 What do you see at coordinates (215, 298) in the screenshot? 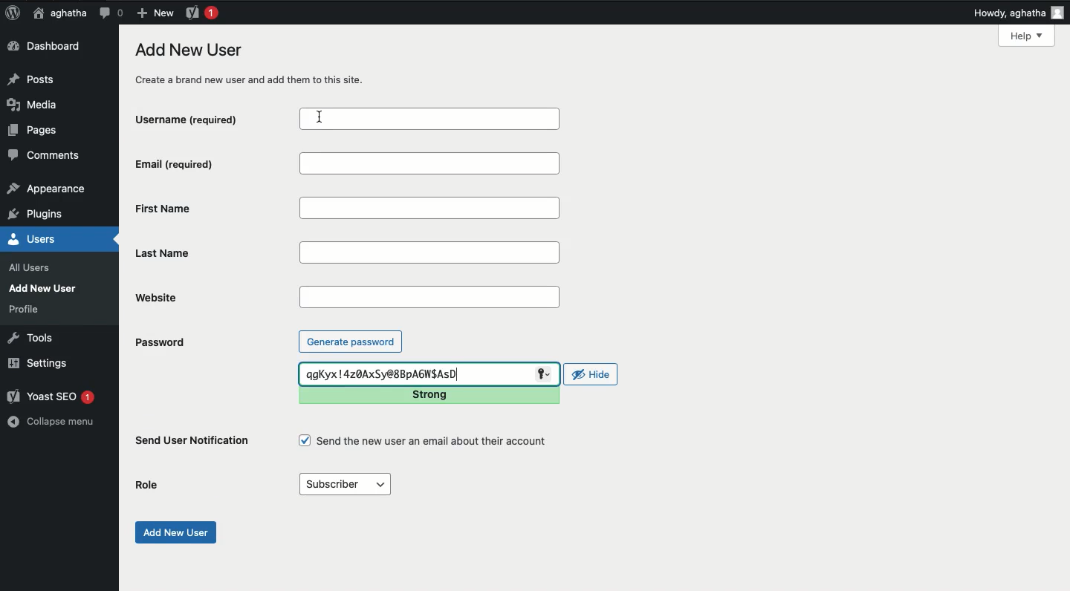
I see `Website` at bounding box center [215, 298].